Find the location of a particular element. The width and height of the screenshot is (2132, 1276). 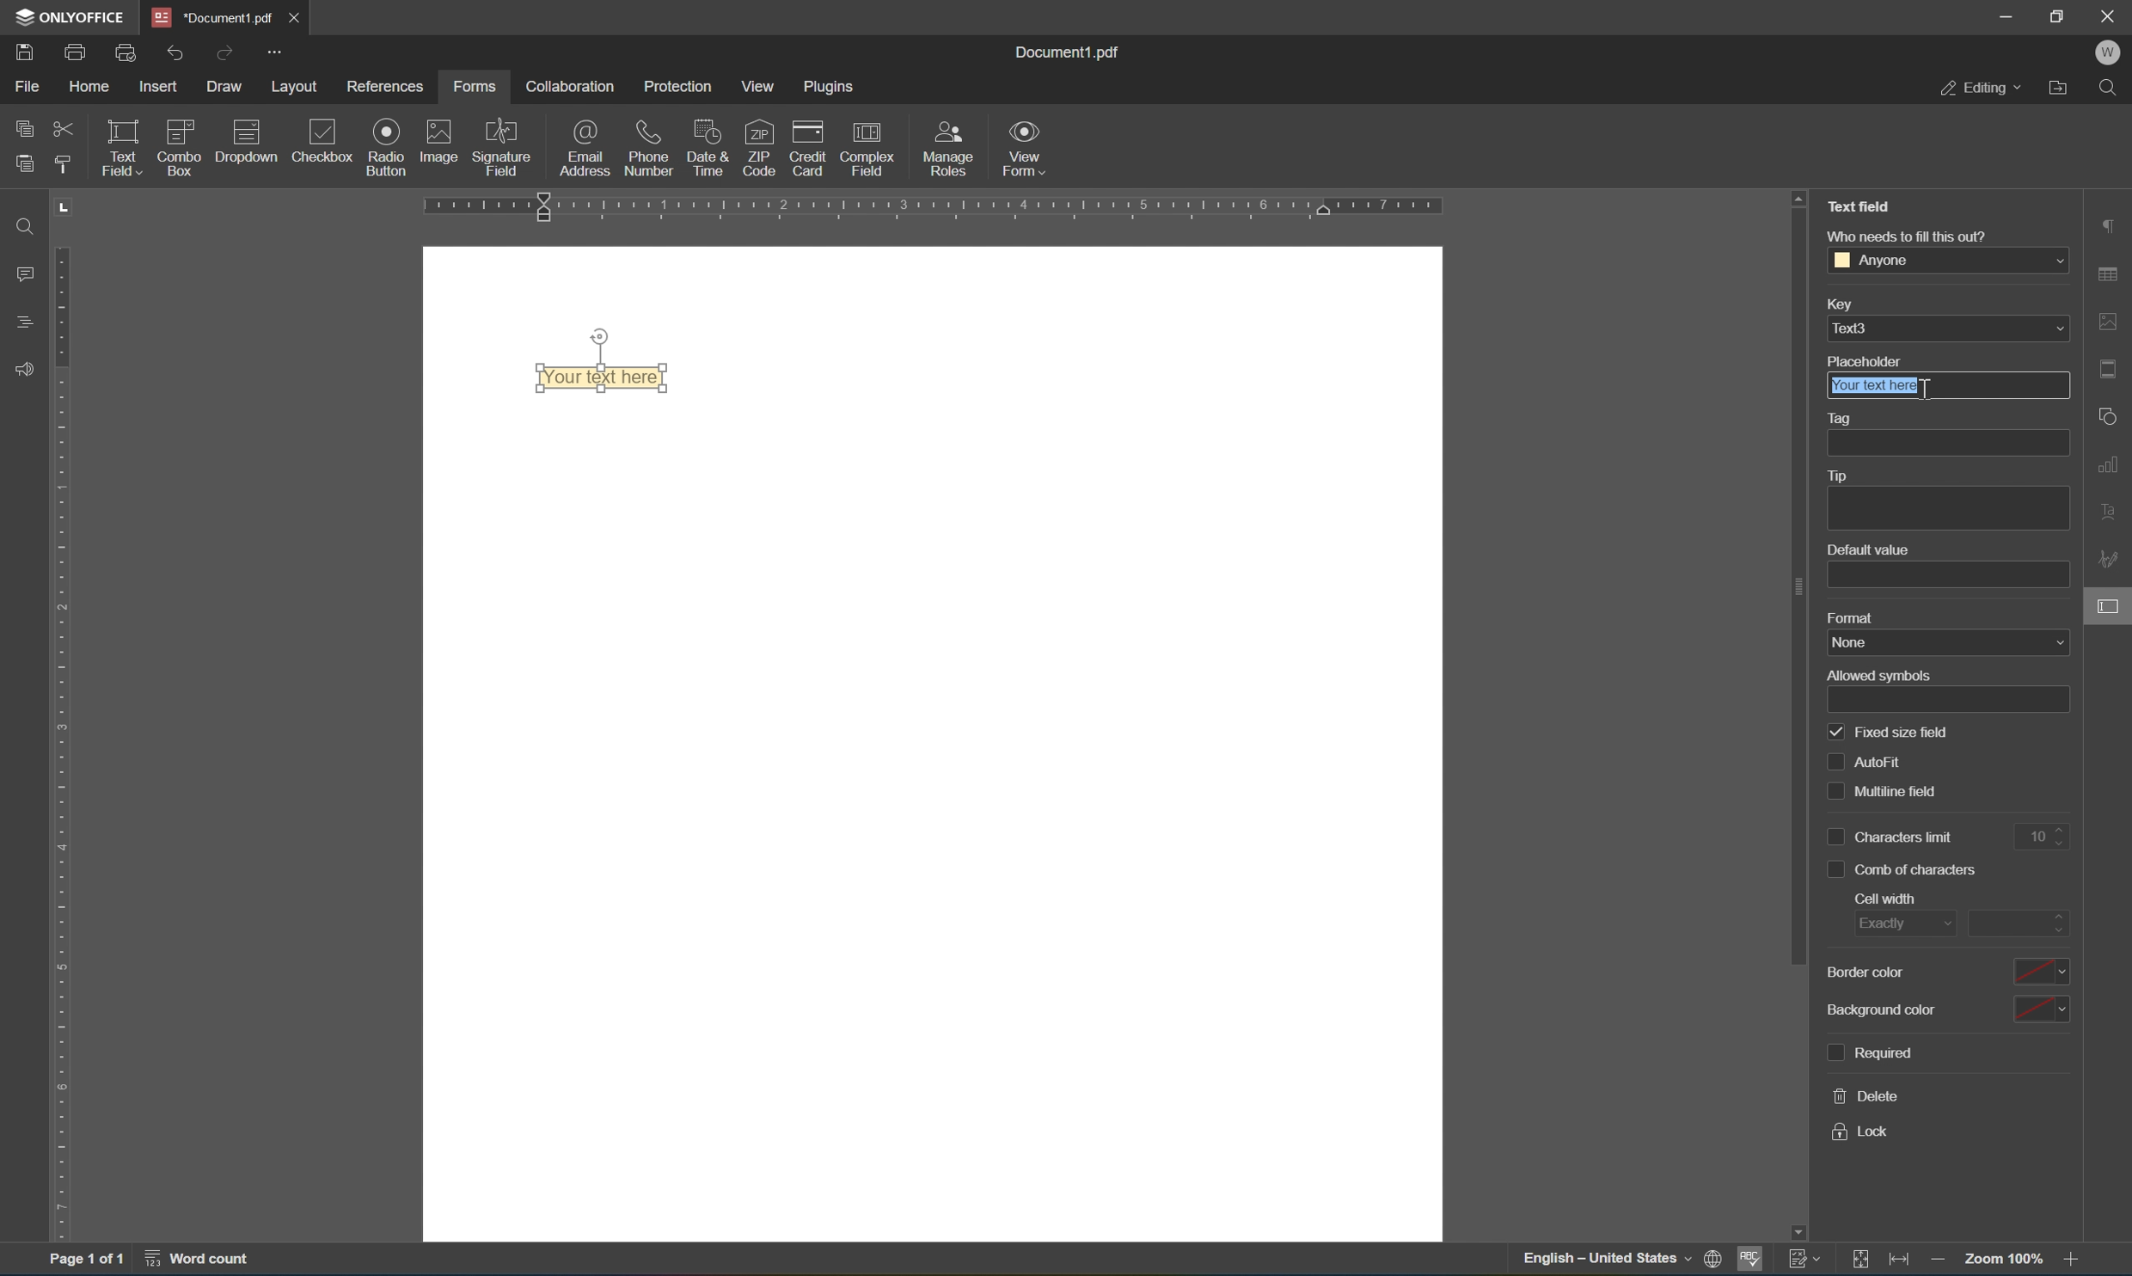

paste is located at coordinates (24, 166).